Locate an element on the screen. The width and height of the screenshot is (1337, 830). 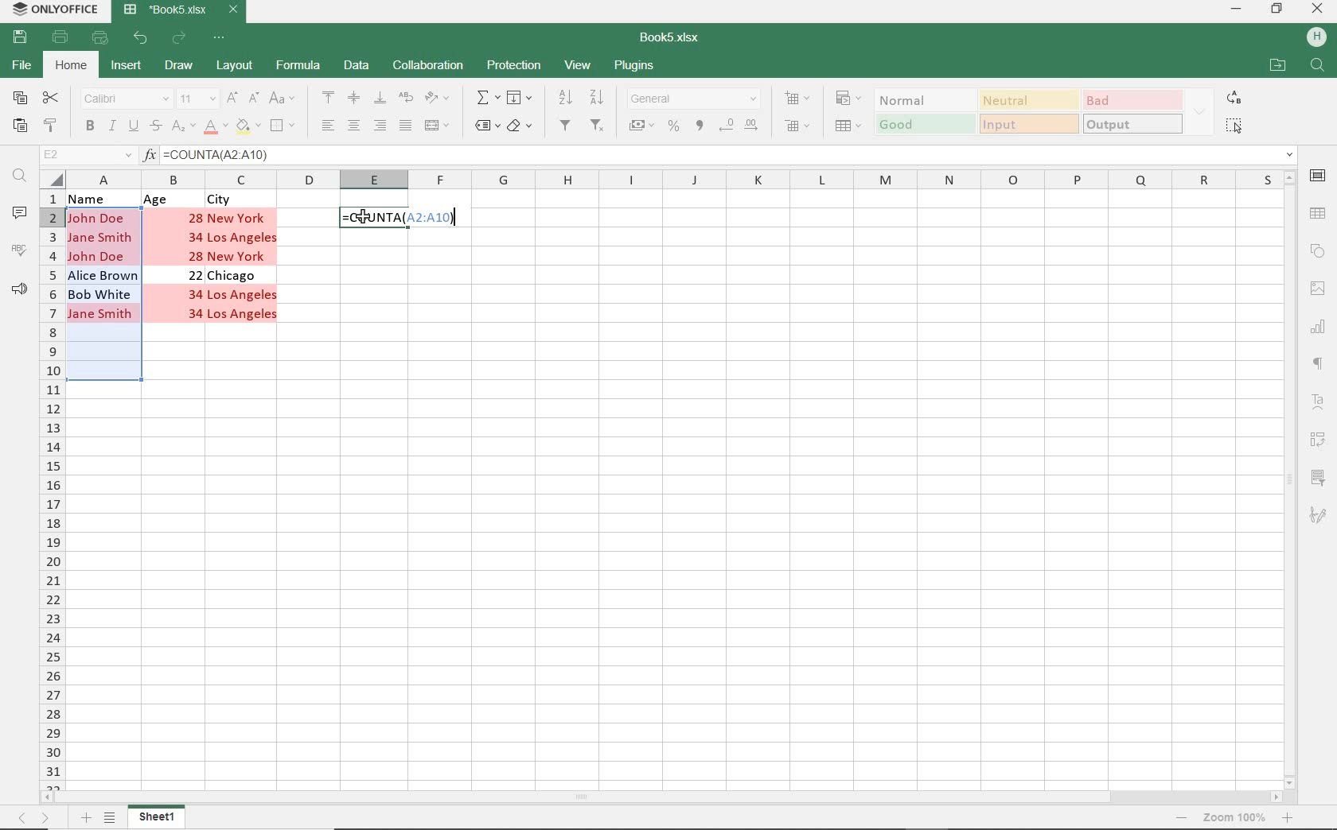
PROTECTION is located at coordinates (513, 67).